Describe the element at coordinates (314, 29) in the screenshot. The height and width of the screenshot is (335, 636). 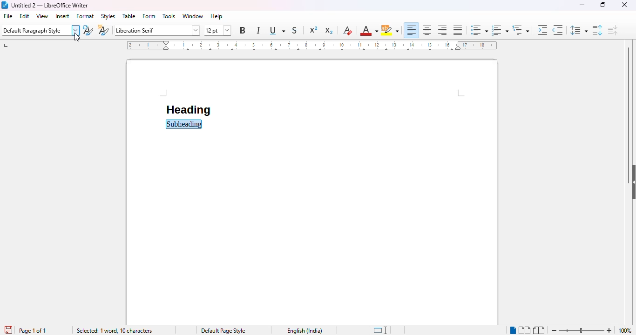
I see `superscript` at that location.